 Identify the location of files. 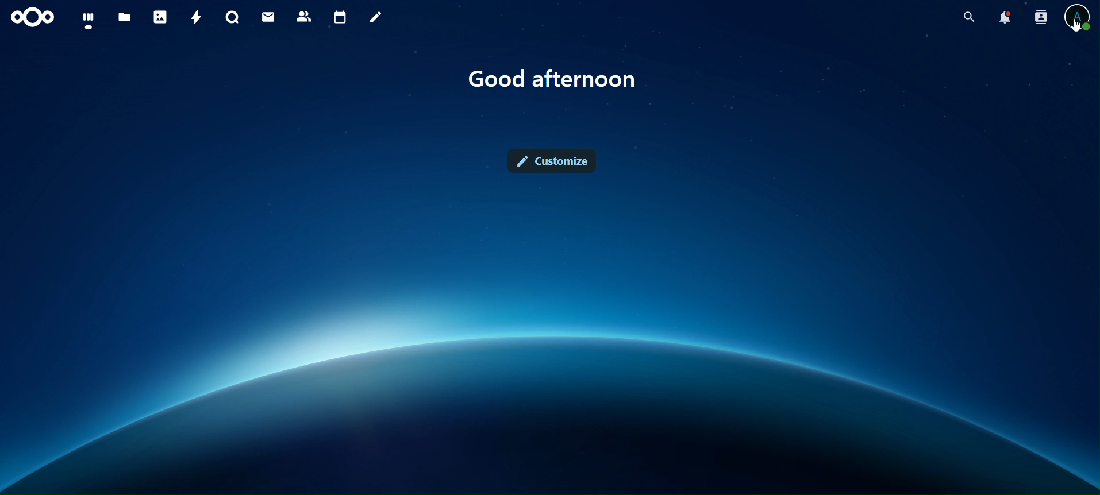
(125, 18).